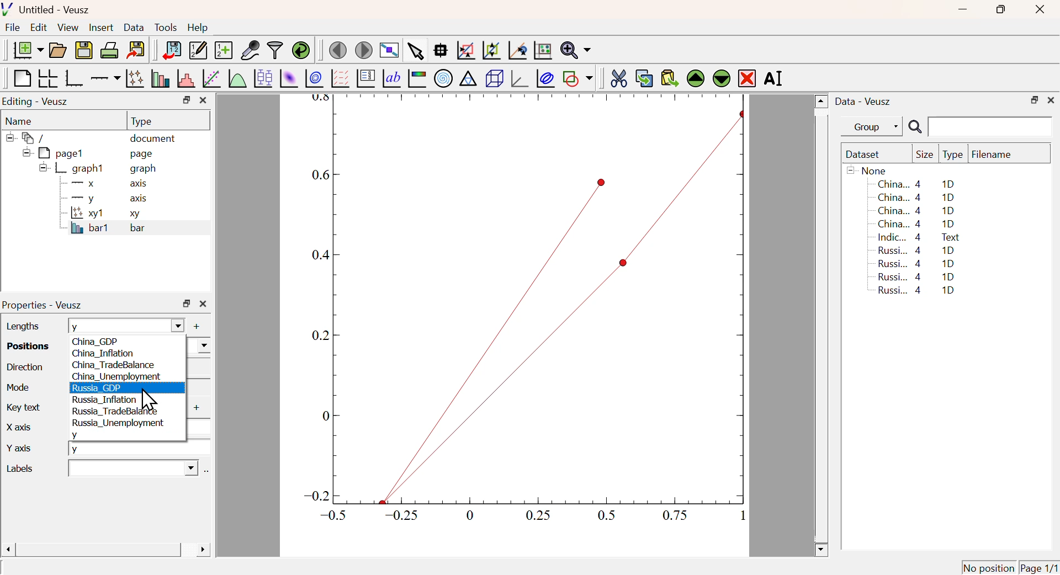  I want to click on Base Graph, so click(73, 78).